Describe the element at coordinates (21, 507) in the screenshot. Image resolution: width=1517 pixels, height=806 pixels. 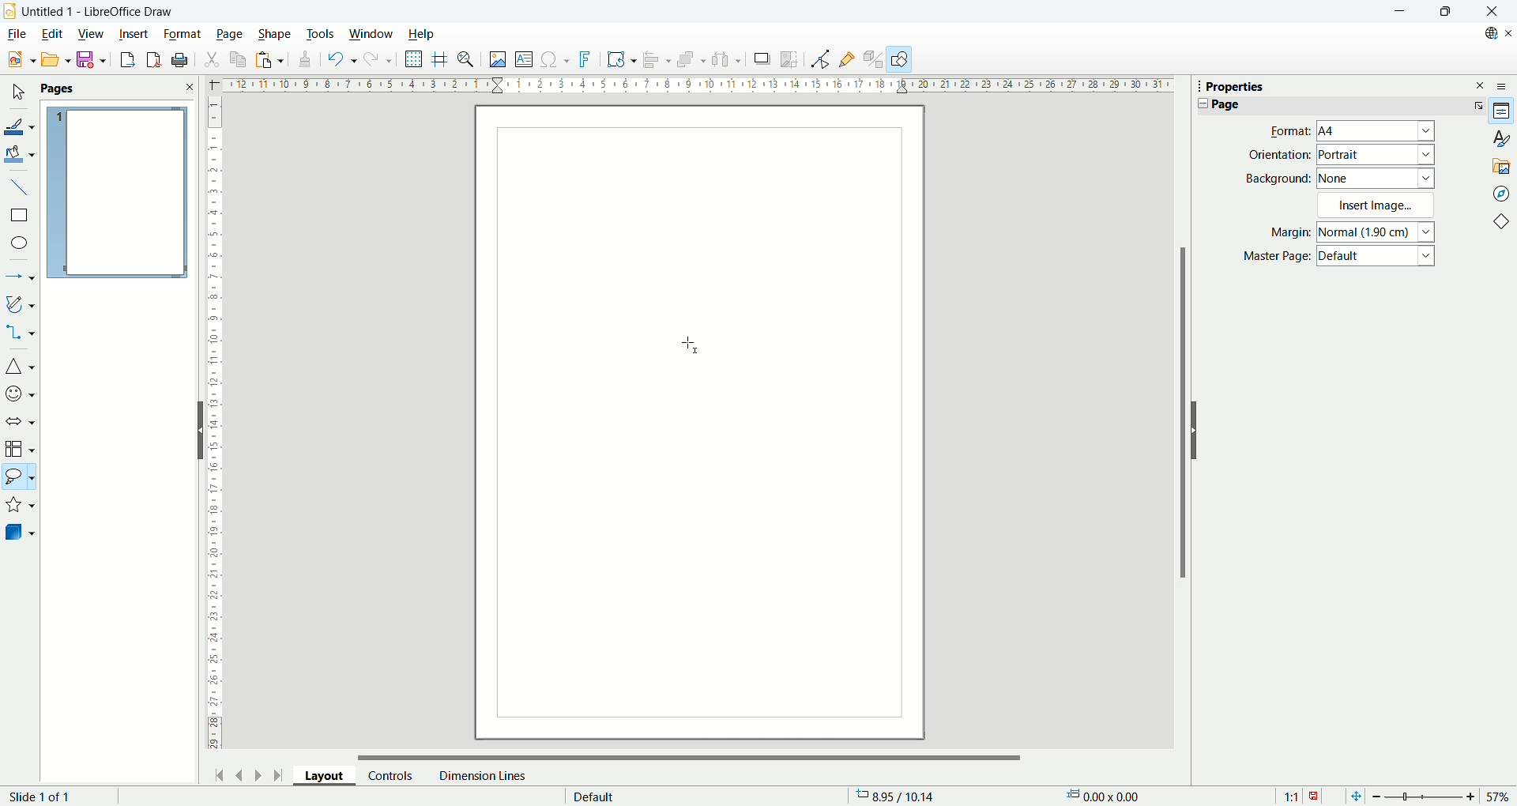
I see `stars and banners` at that location.